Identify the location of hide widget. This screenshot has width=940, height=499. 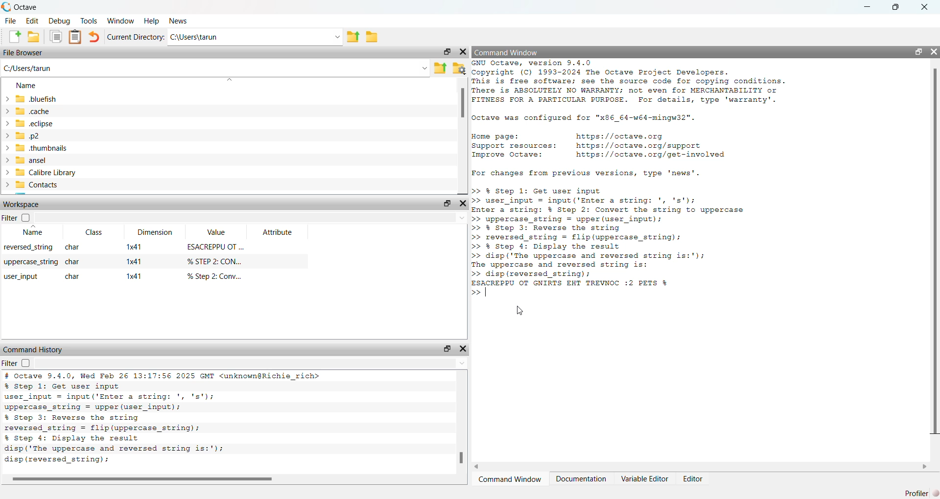
(463, 50).